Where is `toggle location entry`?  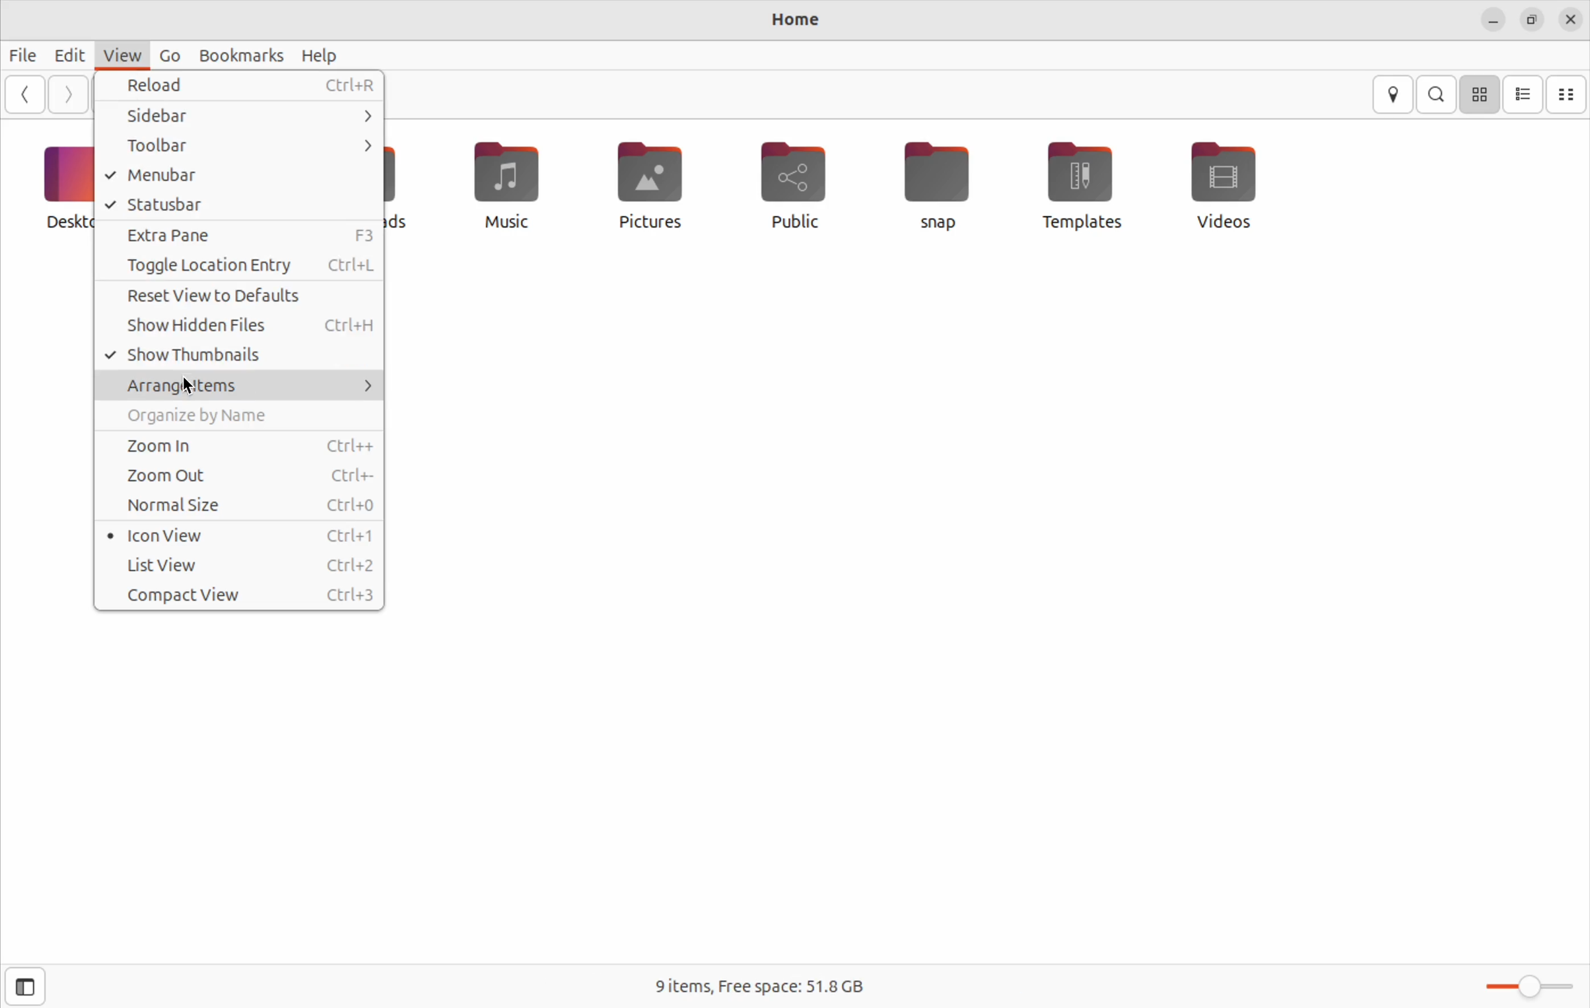
toggle location entry is located at coordinates (241, 267).